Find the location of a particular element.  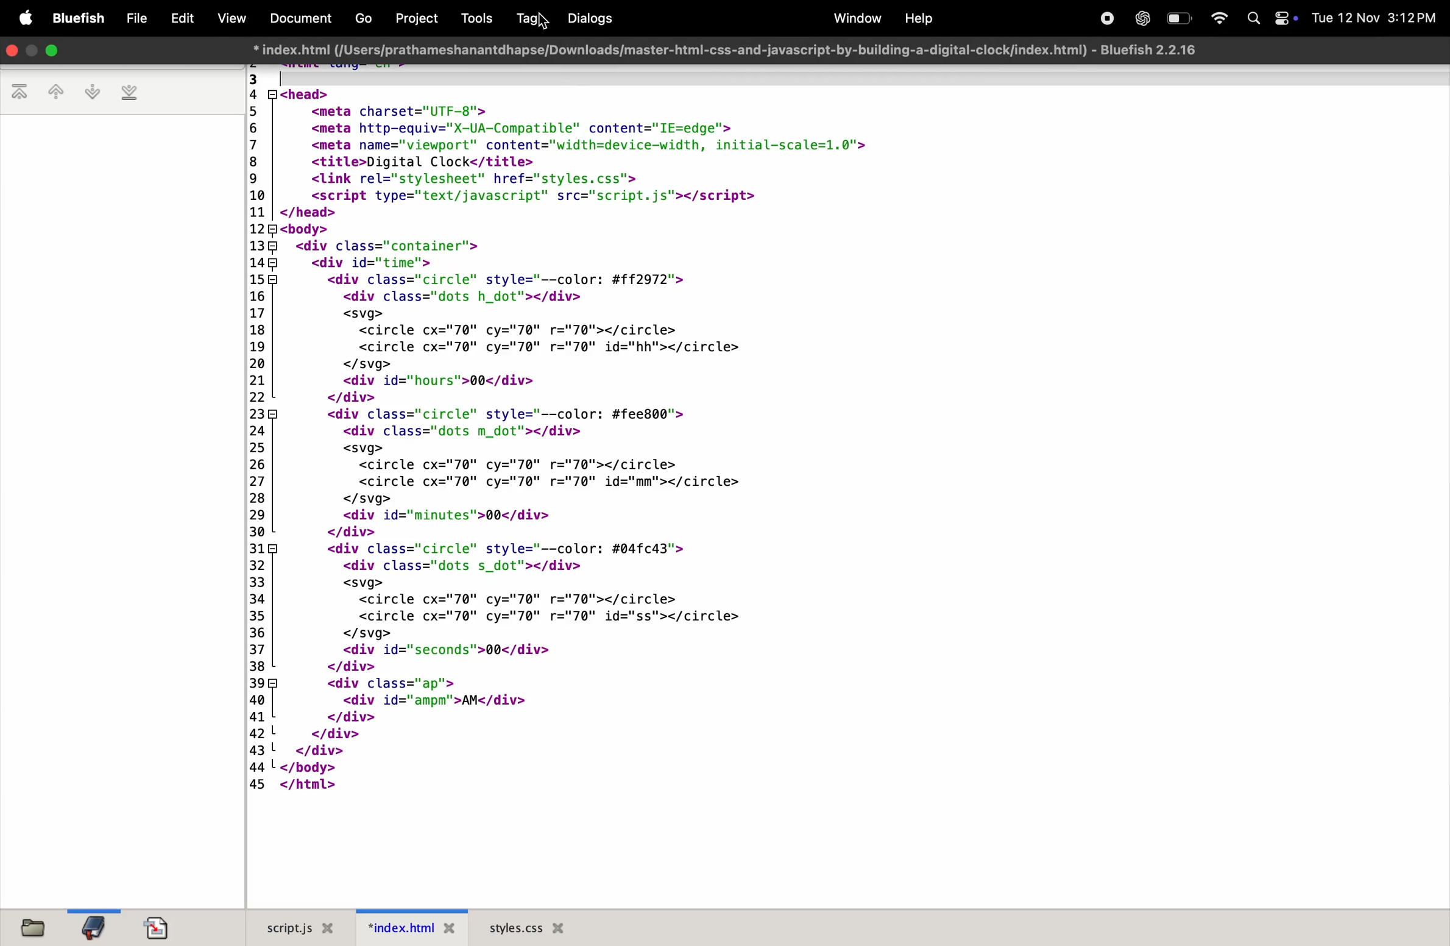

cursor is located at coordinates (545, 23).